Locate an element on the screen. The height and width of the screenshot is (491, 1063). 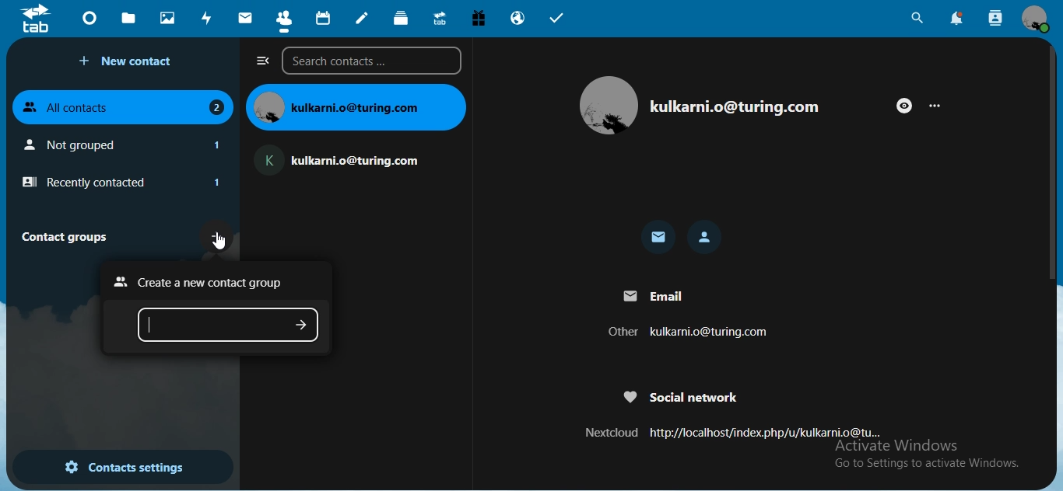
search contact is located at coordinates (996, 19).